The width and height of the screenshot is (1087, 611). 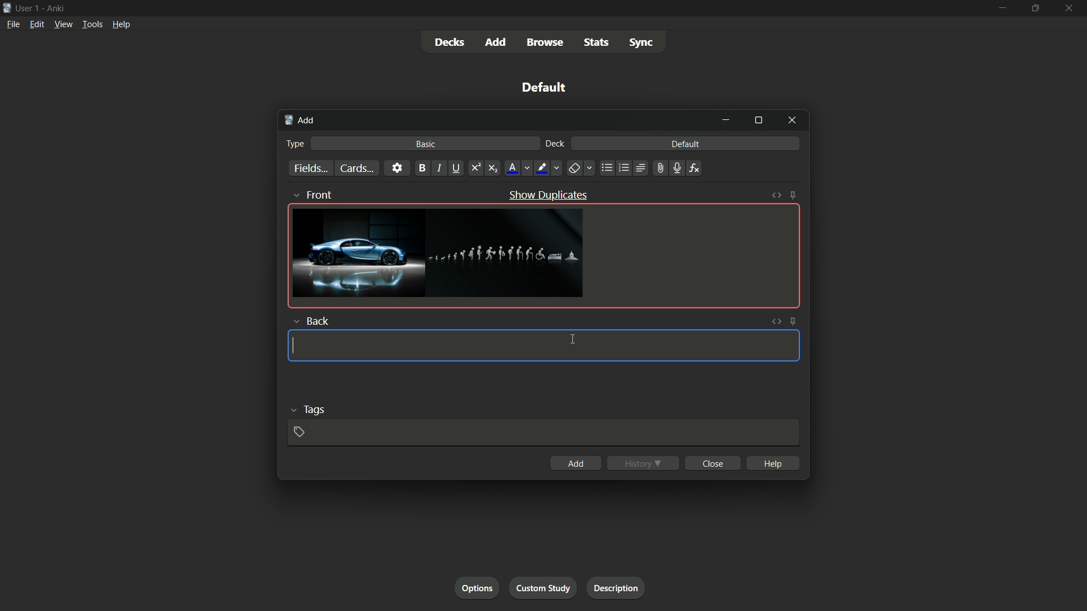 What do you see at coordinates (422, 168) in the screenshot?
I see `bold` at bounding box center [422, 168].